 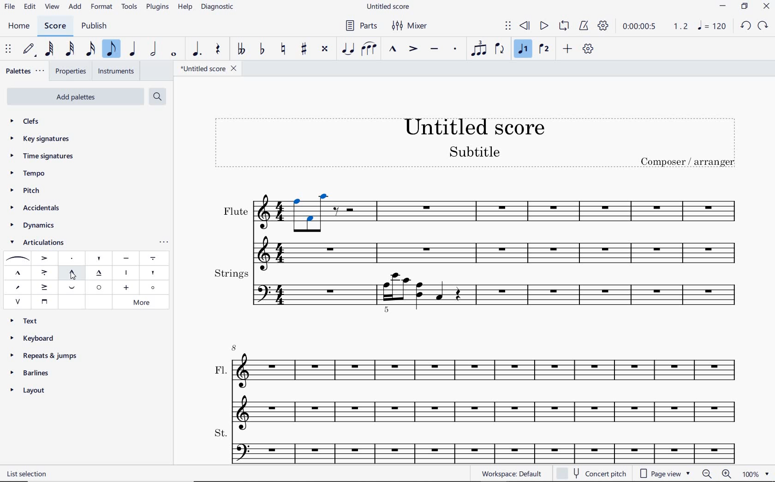 I want to click on accidentals, so click(x=34, y=209).